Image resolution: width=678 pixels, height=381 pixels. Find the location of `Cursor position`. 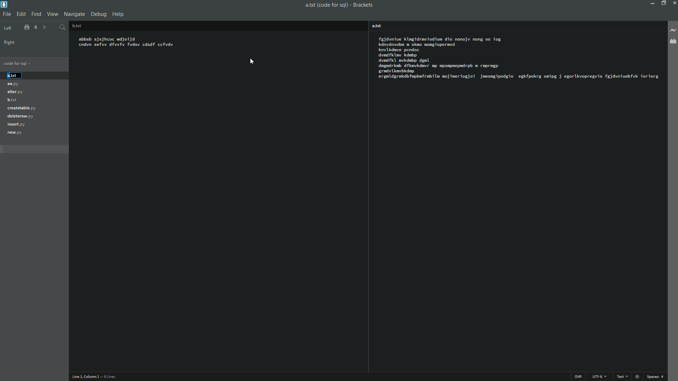

Cursor position is located at coordinates (83, 377).